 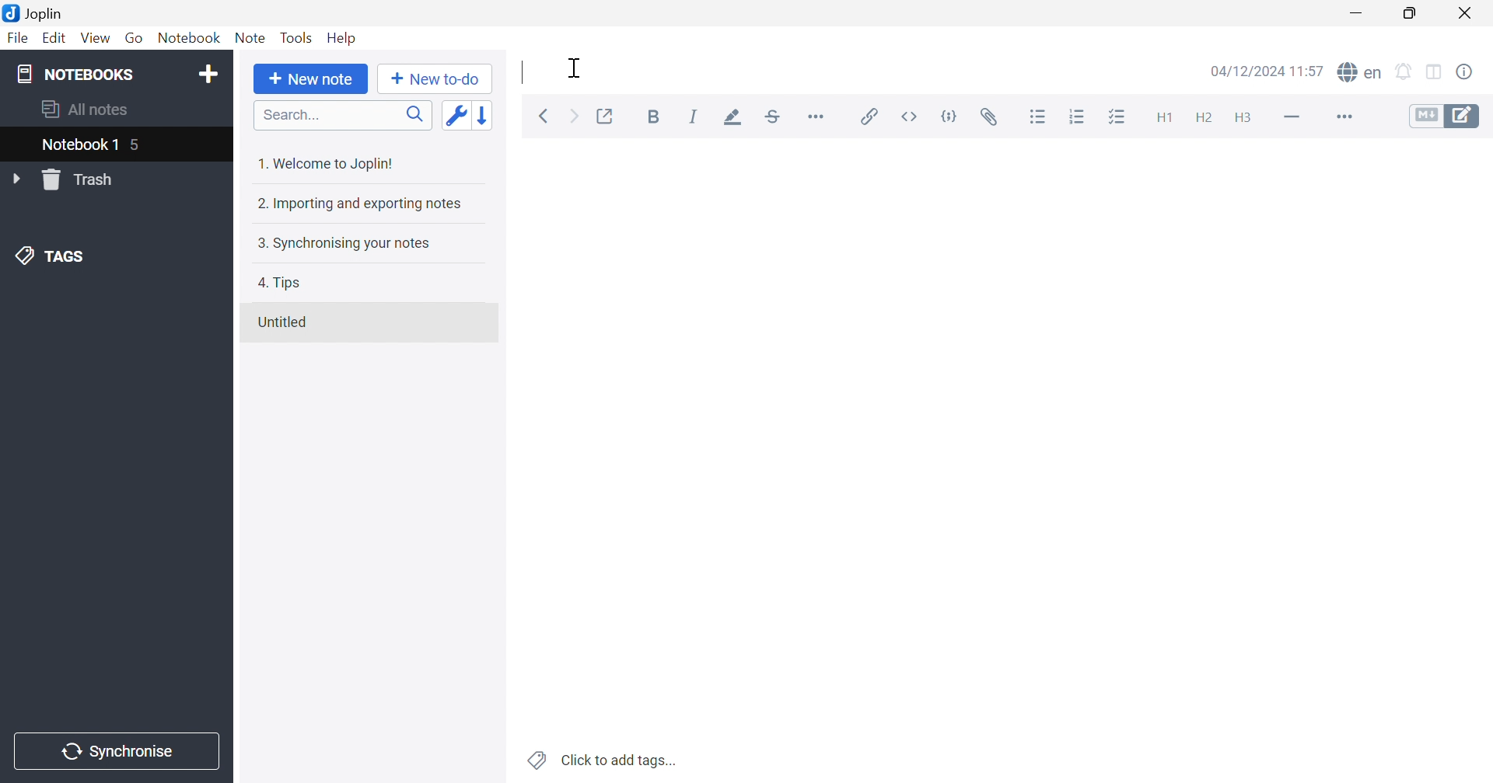 What do you see at coordinates (93, 144) in the screenshot?
I see `Notebook 1` at bounding box center [93, 144].